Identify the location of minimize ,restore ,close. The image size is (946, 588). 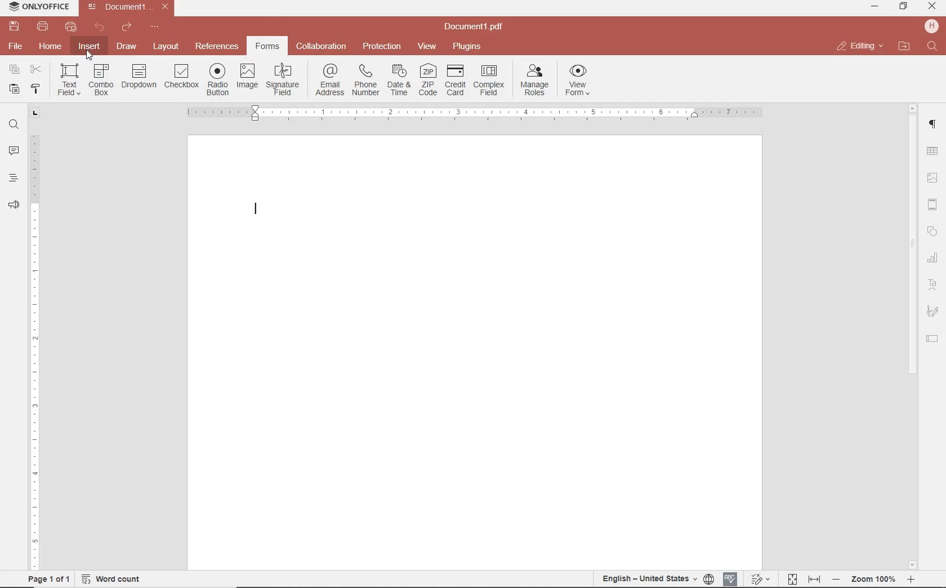
(934, 7).